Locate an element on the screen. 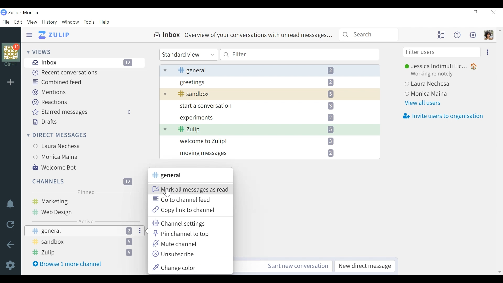  Recent Conversations is located at coordinates (64, 73).